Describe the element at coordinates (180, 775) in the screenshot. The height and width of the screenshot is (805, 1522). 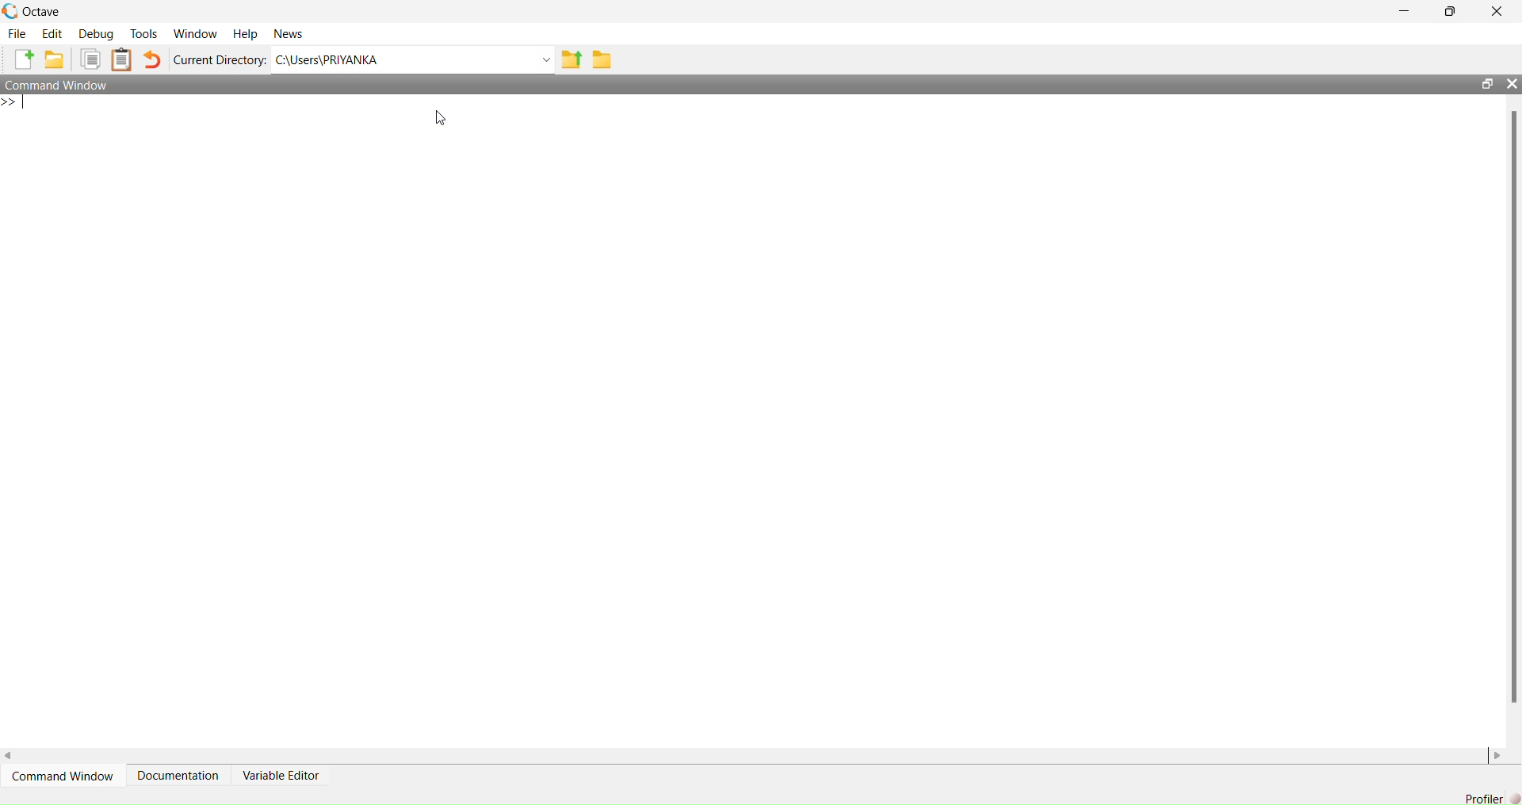
I see `documentation` at that location.